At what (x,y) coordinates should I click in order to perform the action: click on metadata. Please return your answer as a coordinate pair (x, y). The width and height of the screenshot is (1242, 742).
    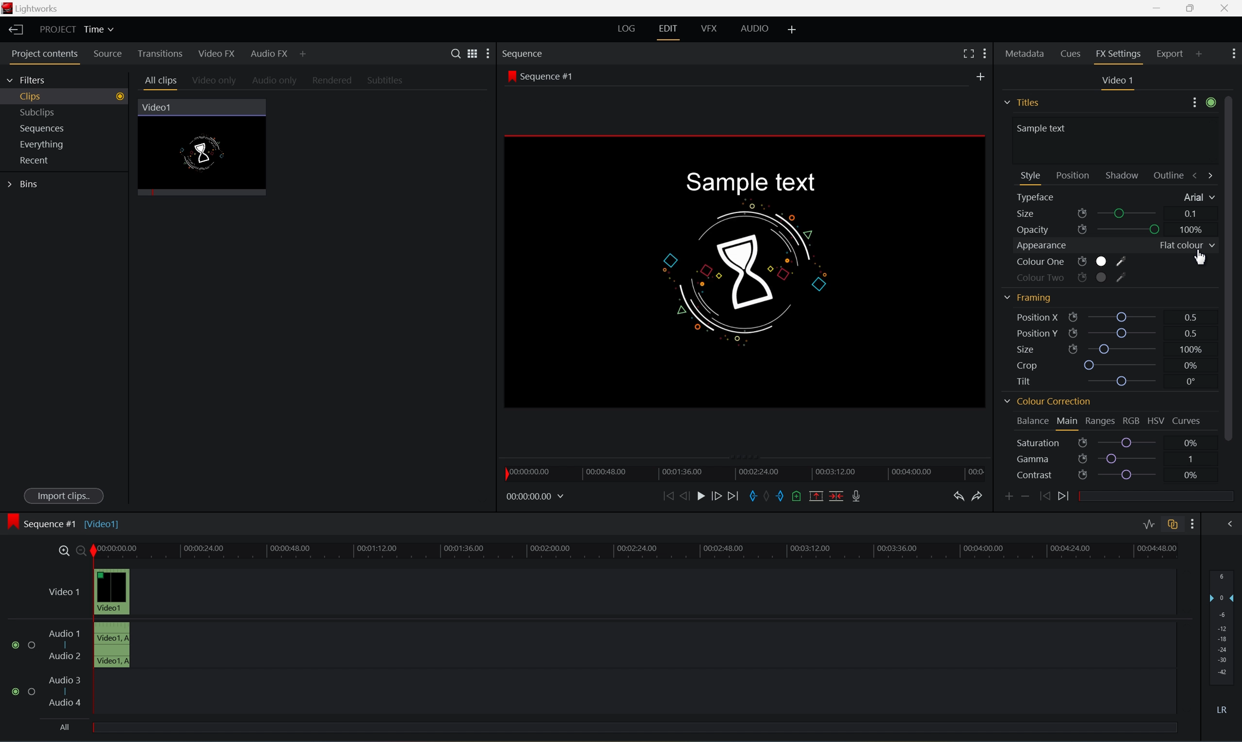
    Looking at the image, I should click on (1025, 55).